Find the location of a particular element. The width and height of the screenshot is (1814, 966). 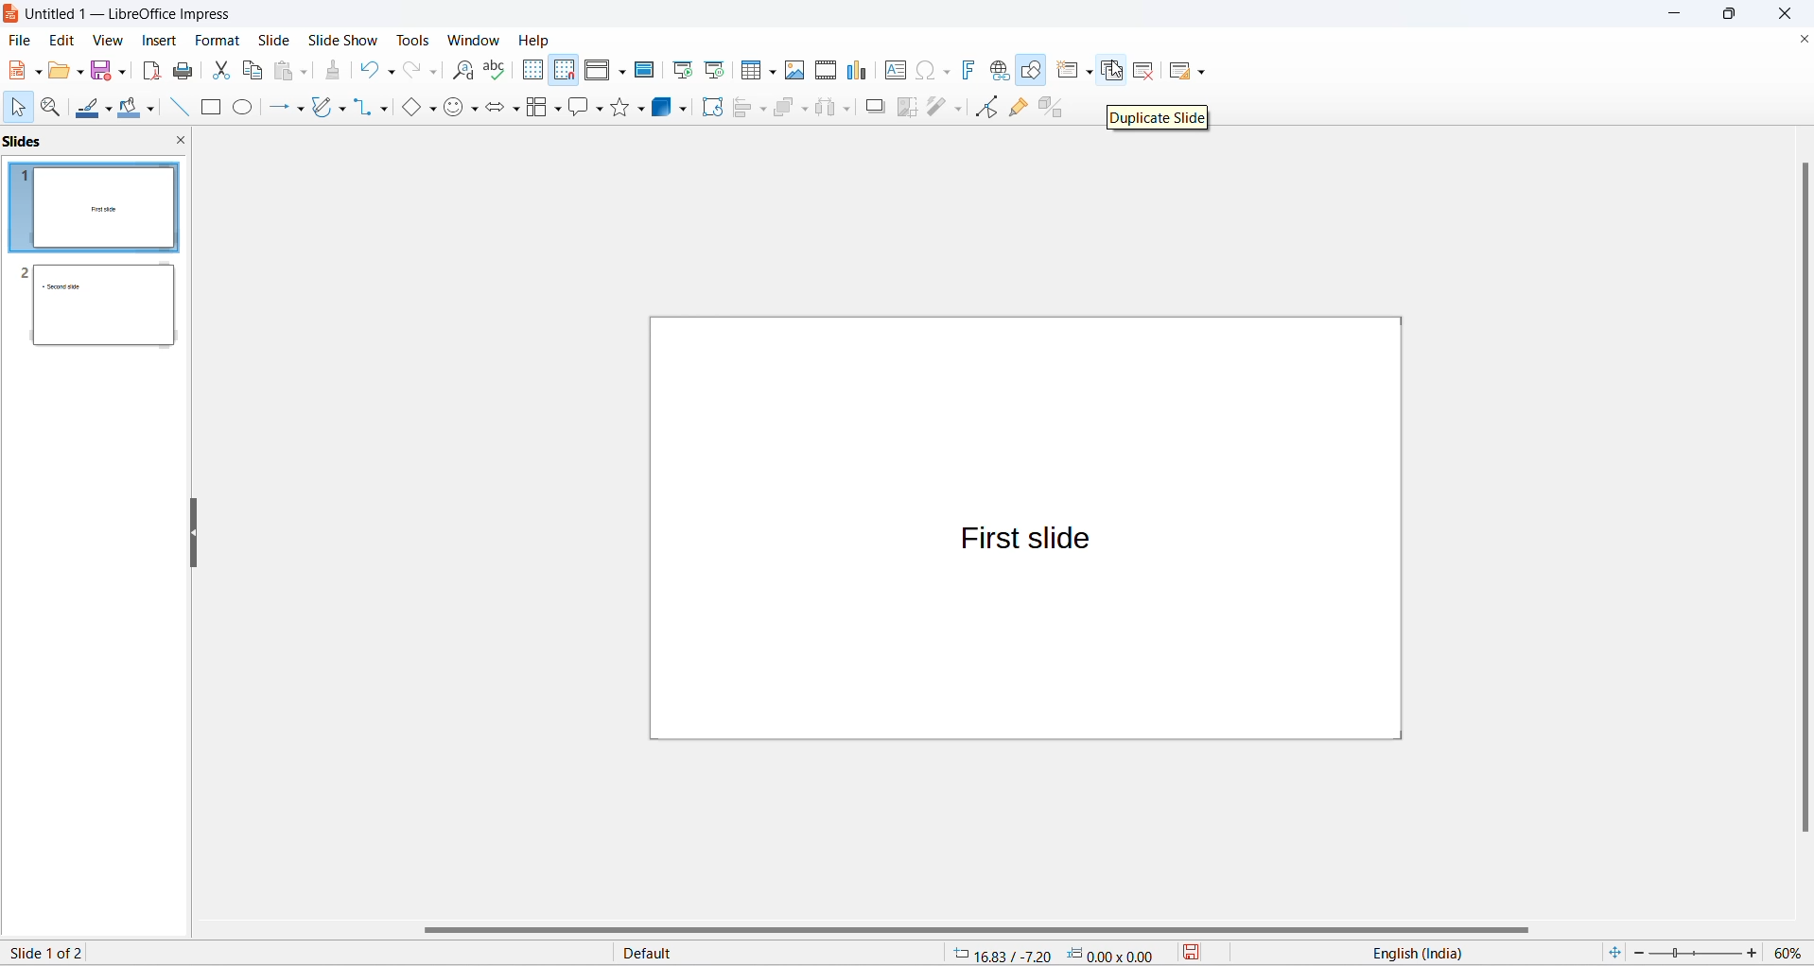

symbol shapes options is located at coordinates (475, 111).